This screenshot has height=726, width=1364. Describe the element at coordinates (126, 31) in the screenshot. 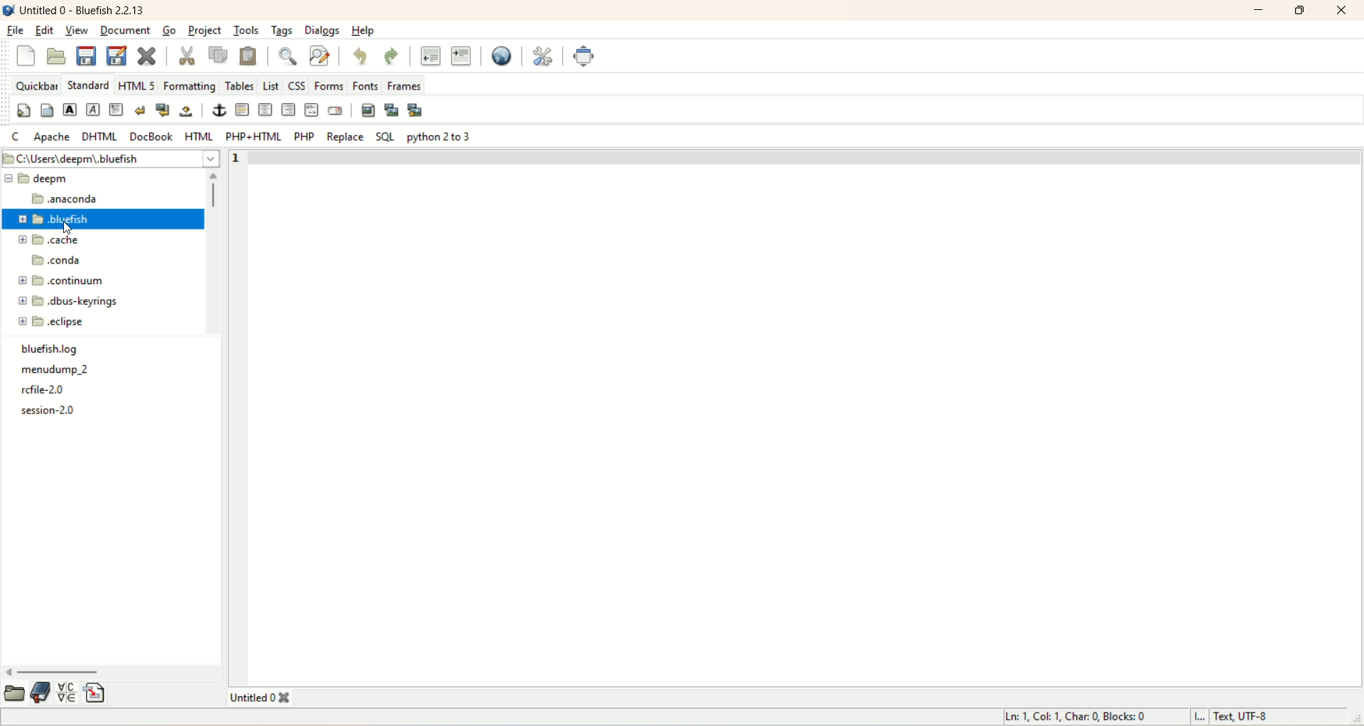

I see `document` at that location.